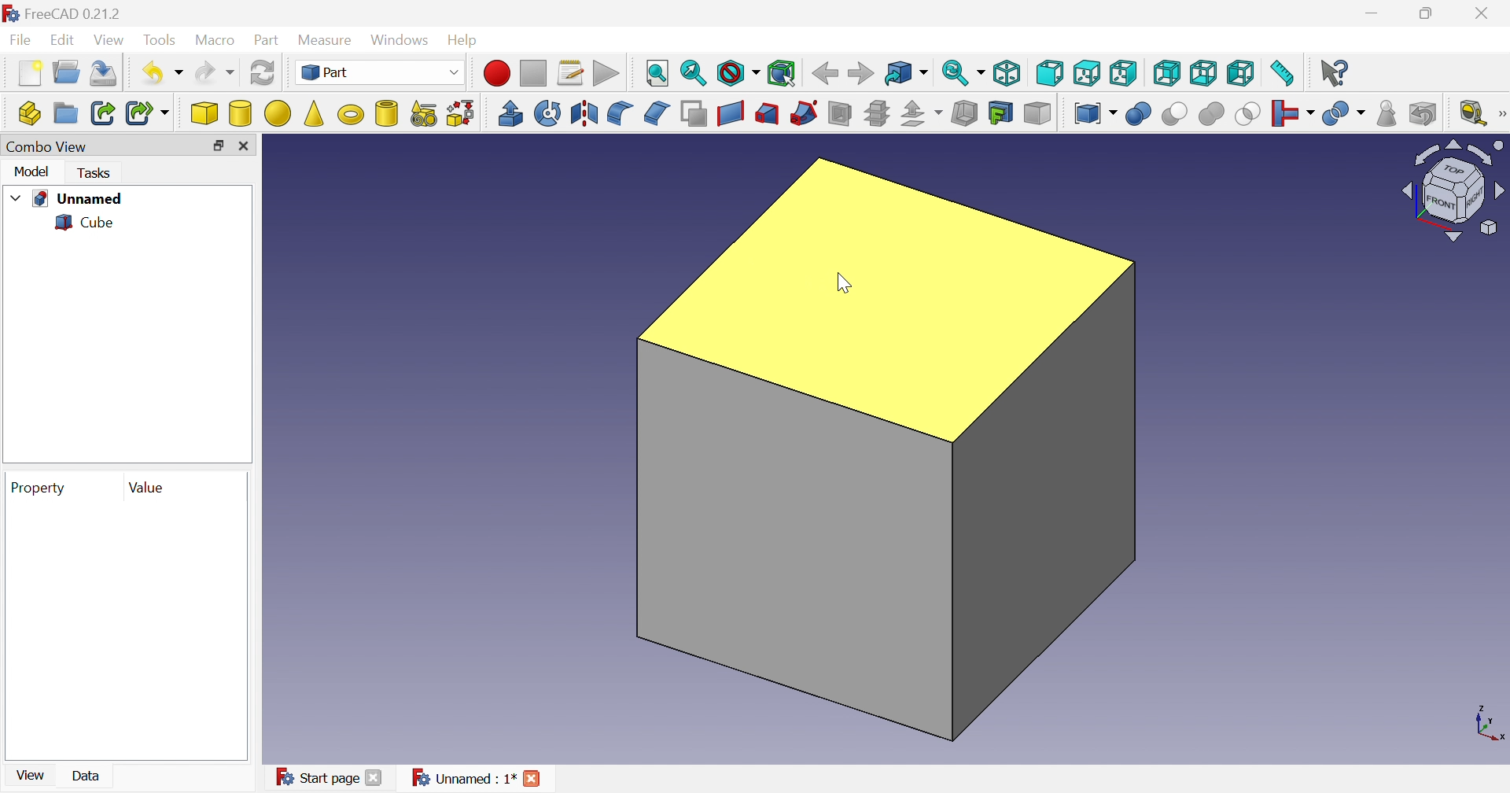 Image resolution: width=1510 pixels, height=793 pixels. What do you see at coordinates (111, 40) in the screenshot?
I see `View` at bounding box center [111, 40].